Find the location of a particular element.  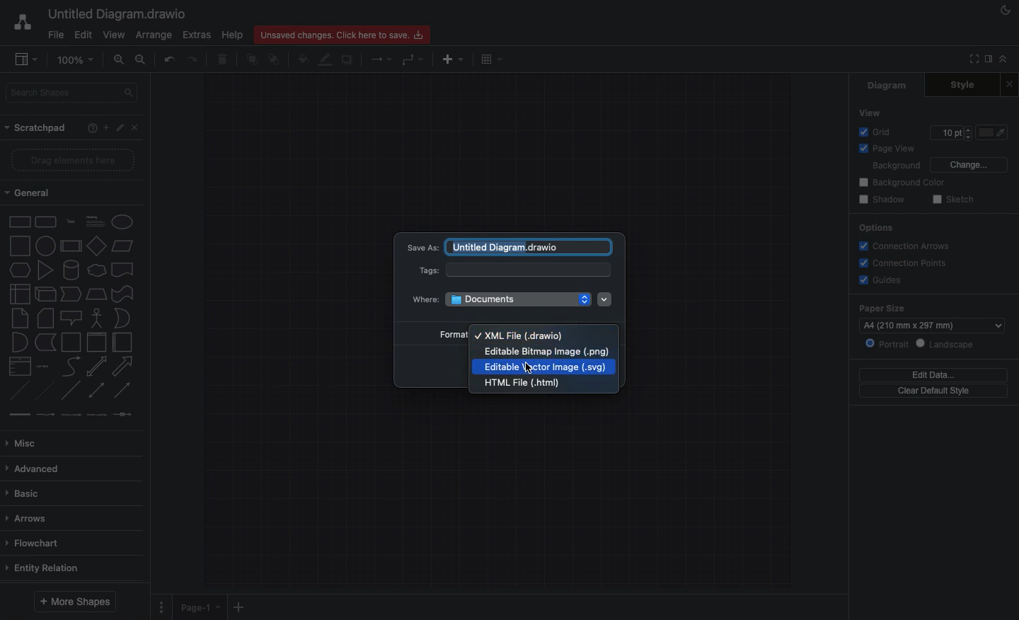

Grid is located at coordinates (877, 132).